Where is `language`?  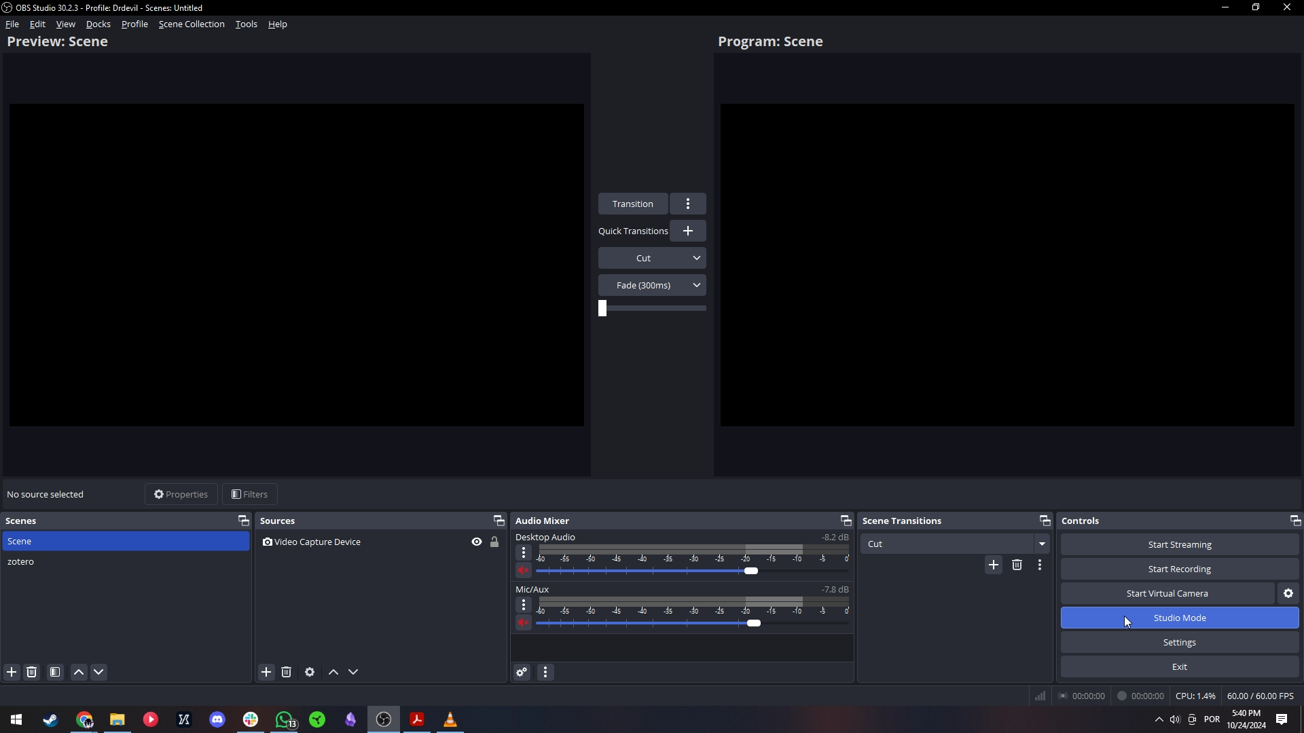 language is located at coordinates (1213, 721).